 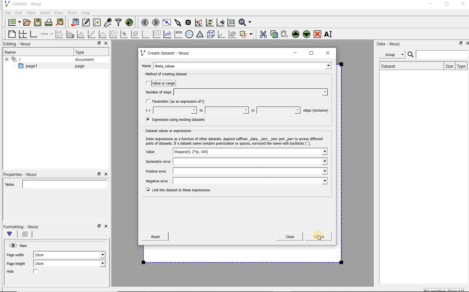 I want to click on (® Expression using existing datasets, so click(x=180, y=120).